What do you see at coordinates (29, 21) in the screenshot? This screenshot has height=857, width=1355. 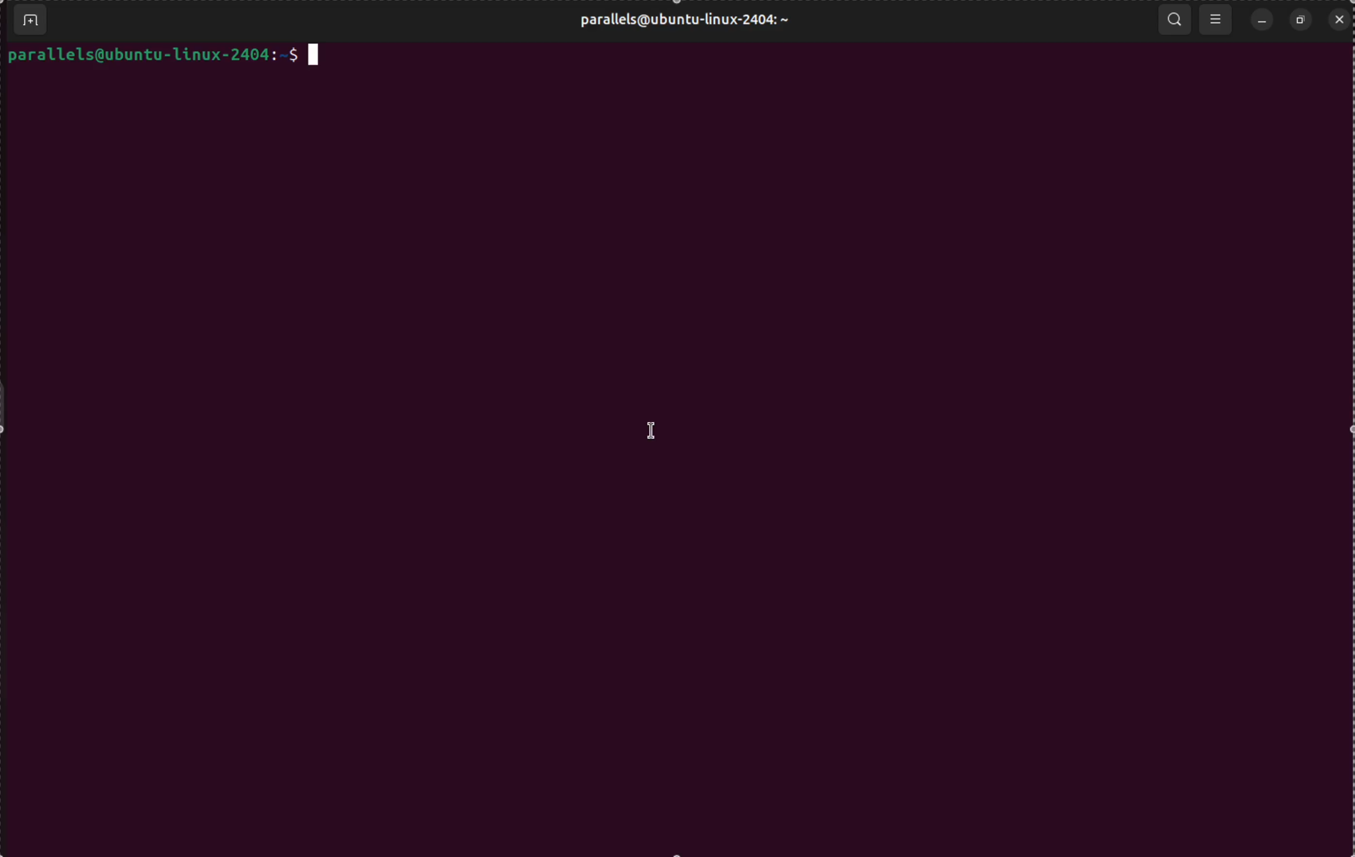 I see `add terminal` at bounding box center [29, 21].